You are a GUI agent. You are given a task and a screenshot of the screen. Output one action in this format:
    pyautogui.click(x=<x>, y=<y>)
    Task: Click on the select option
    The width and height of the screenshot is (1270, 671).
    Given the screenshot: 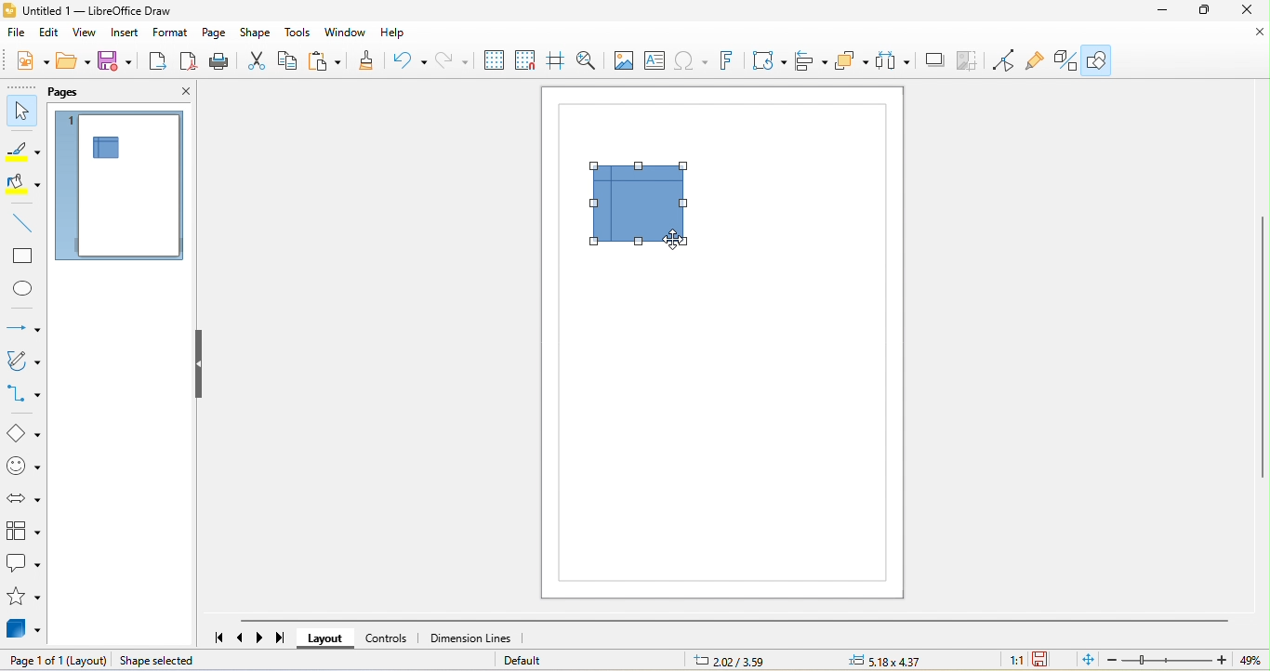 What is the action you would take?
    pyautogui.click(x=24, y=530)
    